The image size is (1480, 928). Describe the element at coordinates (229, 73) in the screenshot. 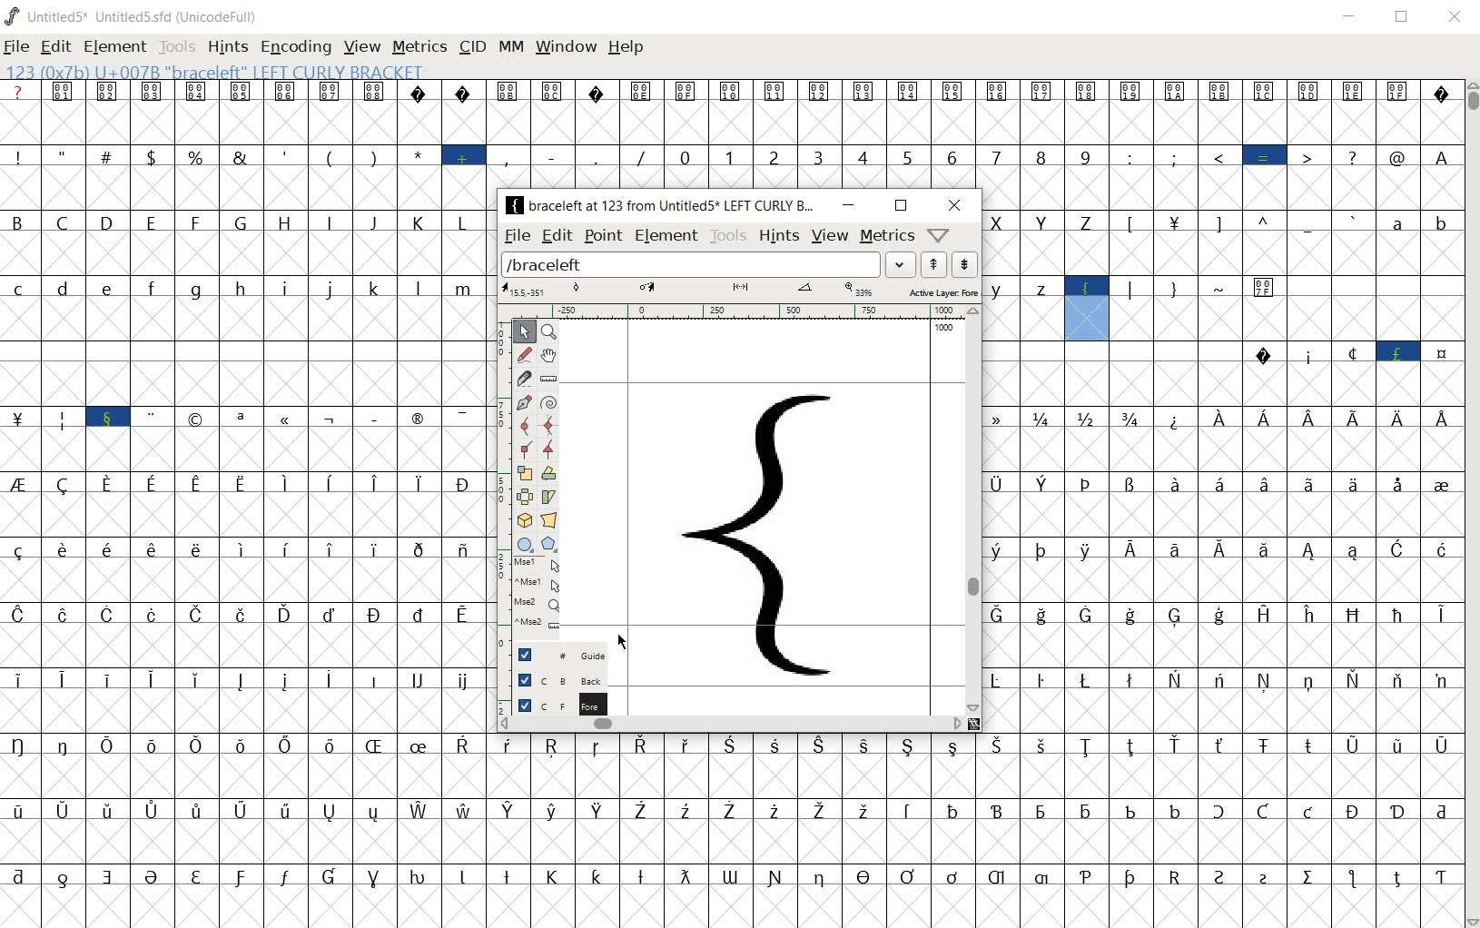

I see `123 (0x7b) U+007B "braceleft" LEFT CURLY BRACKET` at that location.